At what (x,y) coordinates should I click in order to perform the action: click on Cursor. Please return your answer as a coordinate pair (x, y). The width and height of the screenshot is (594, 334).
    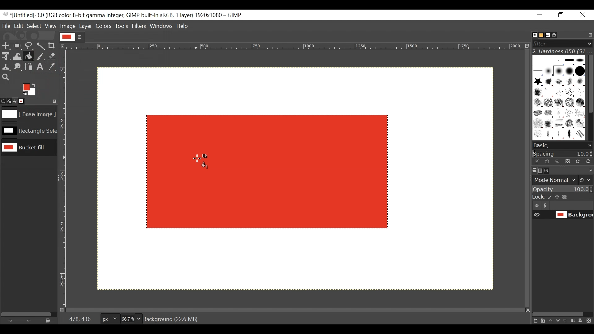
    Looking at the image, I should click on (196, 158).